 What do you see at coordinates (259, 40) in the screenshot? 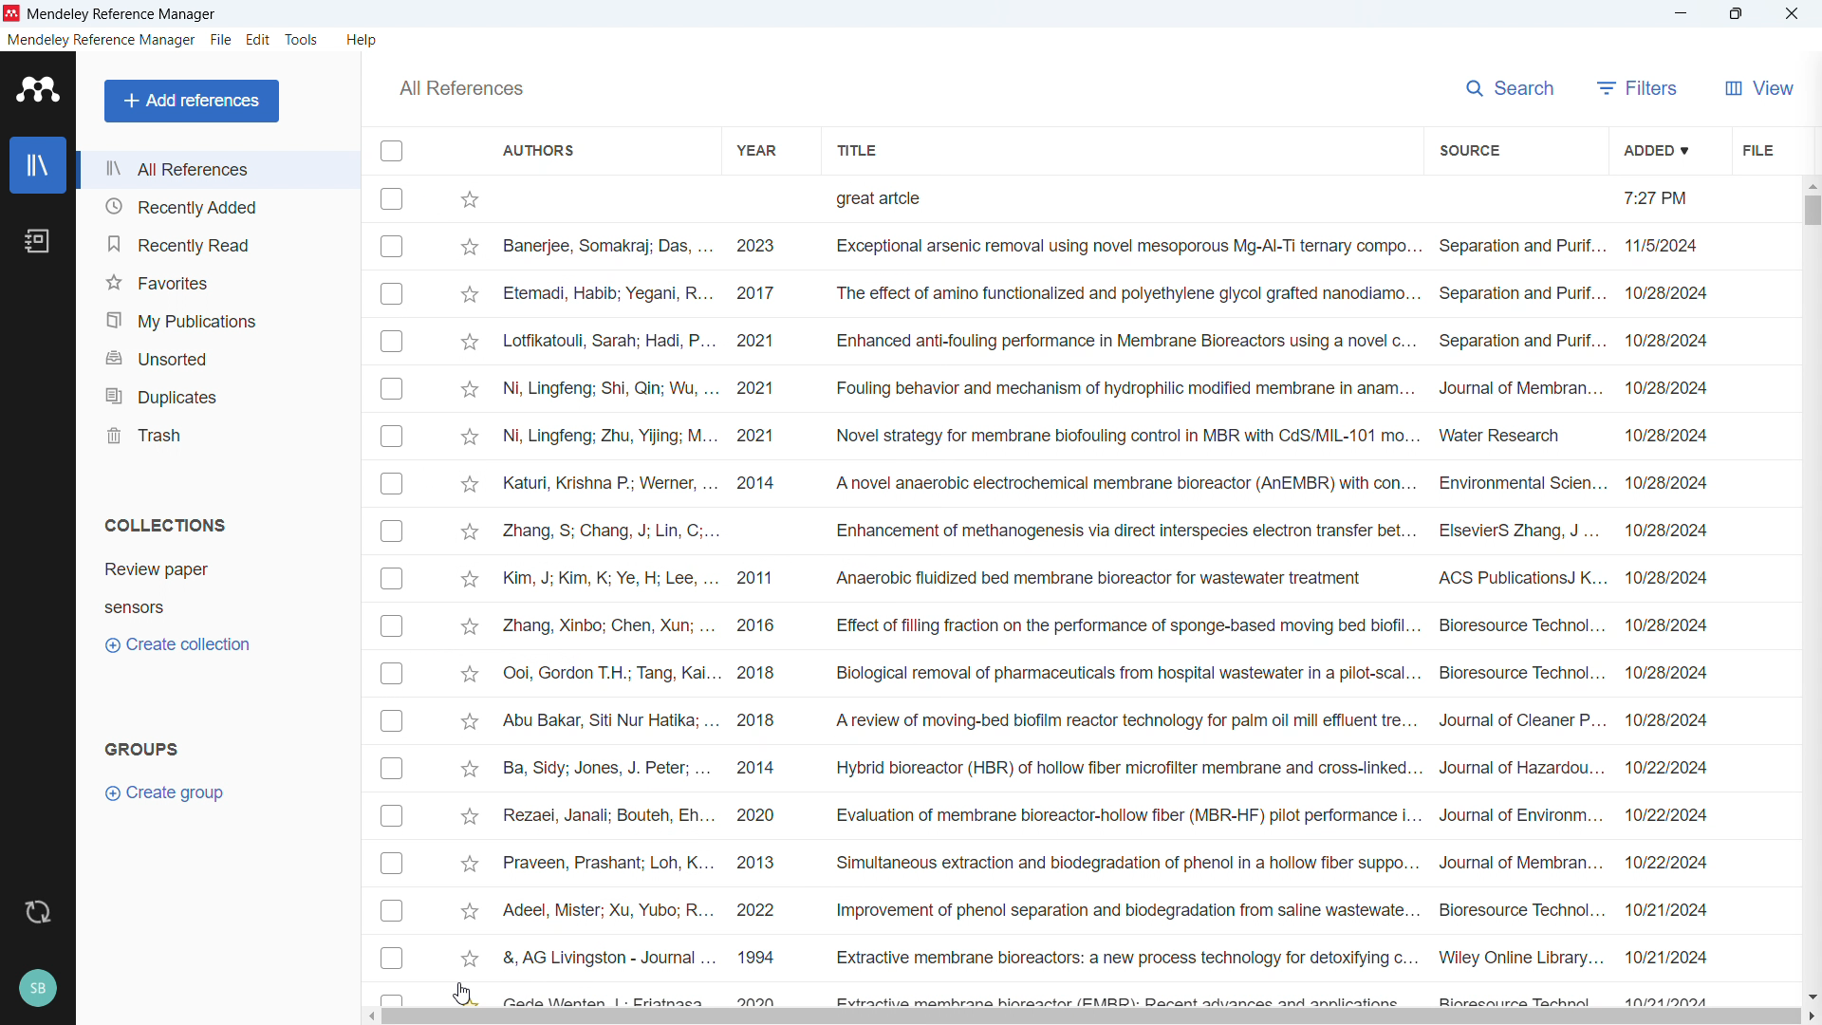
I see `Edit ` at bounding box center [259, 40].